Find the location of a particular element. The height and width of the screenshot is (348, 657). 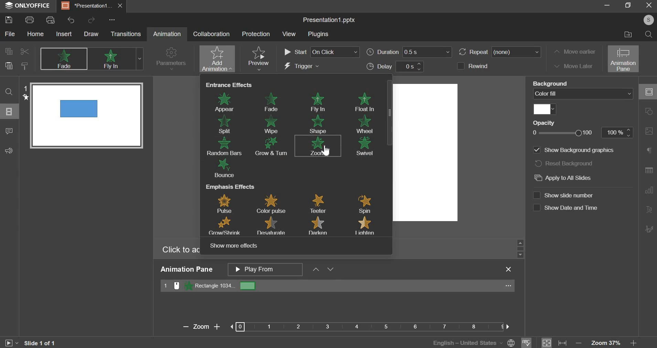

preview is located at coordinates (259, 56).